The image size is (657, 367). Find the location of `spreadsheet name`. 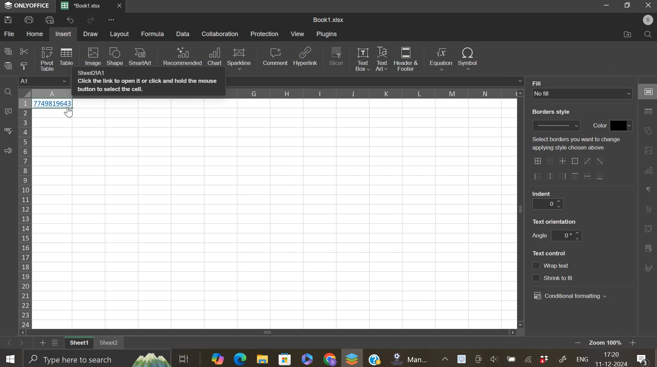

spreadsheet name is located at coordinates (328, 20).